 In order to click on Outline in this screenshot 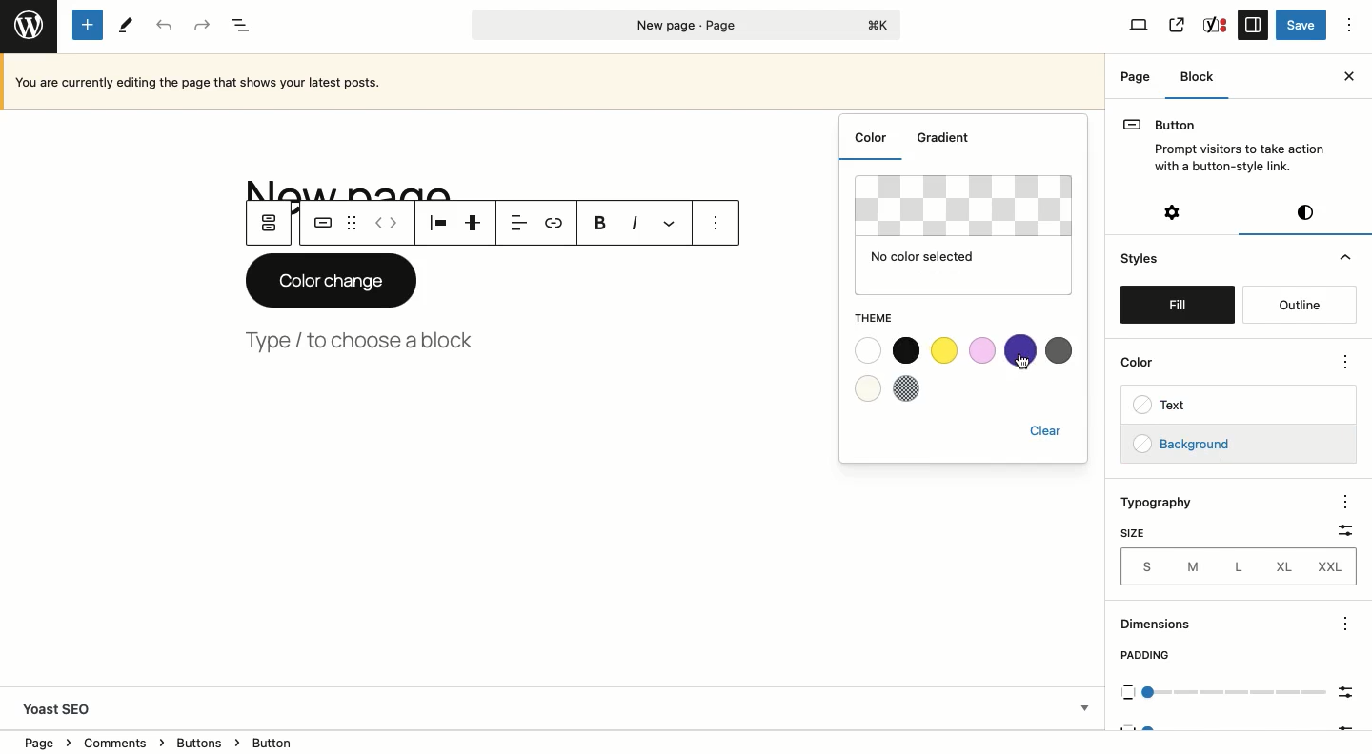, I will do `click(1302, 303)`.